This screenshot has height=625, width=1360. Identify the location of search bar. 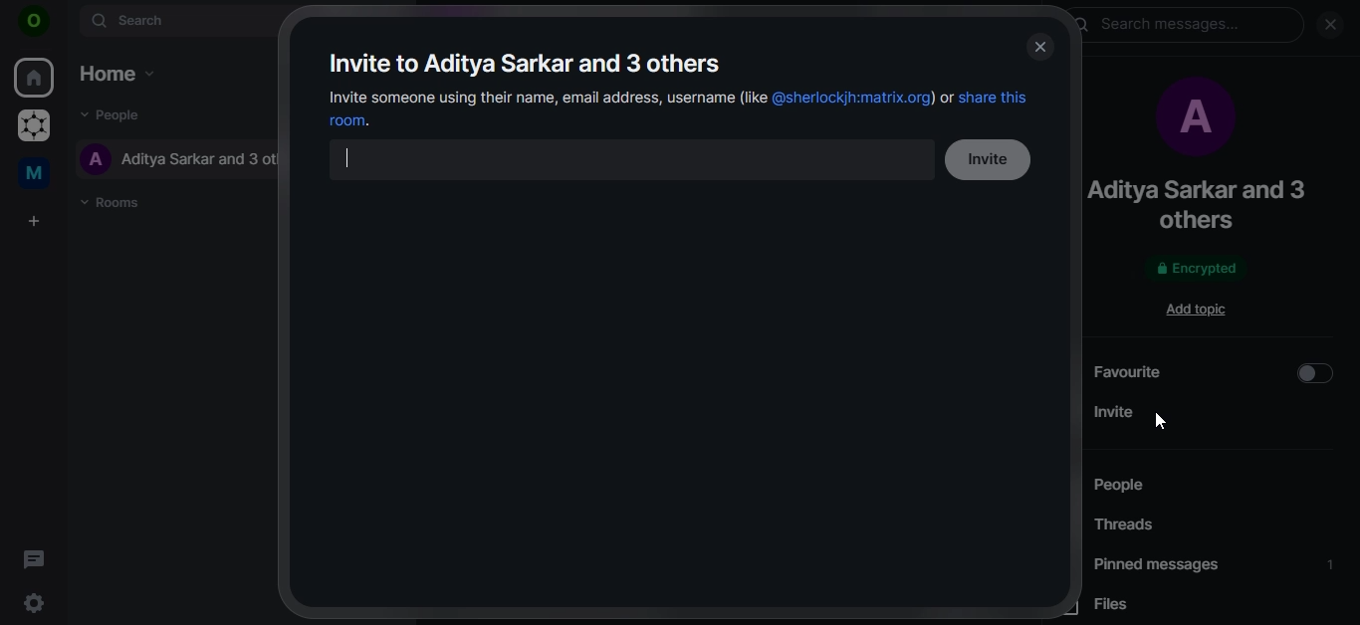
(628, 160).